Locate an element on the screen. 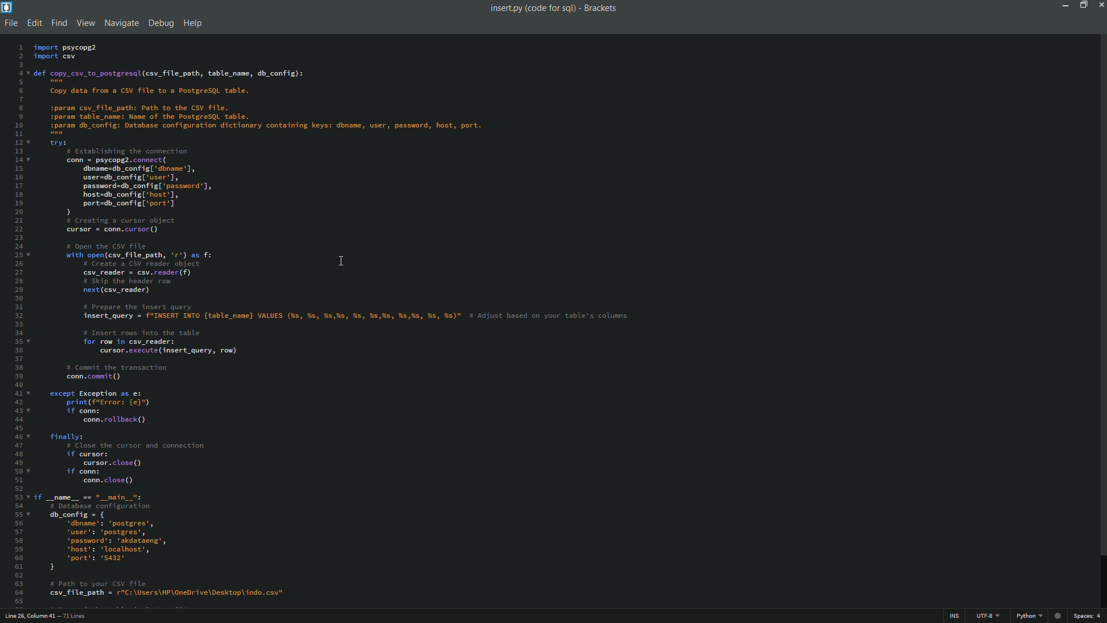 The height and width of the screenshot is (623, 1107). view menu is located at coordinates (84, 23).